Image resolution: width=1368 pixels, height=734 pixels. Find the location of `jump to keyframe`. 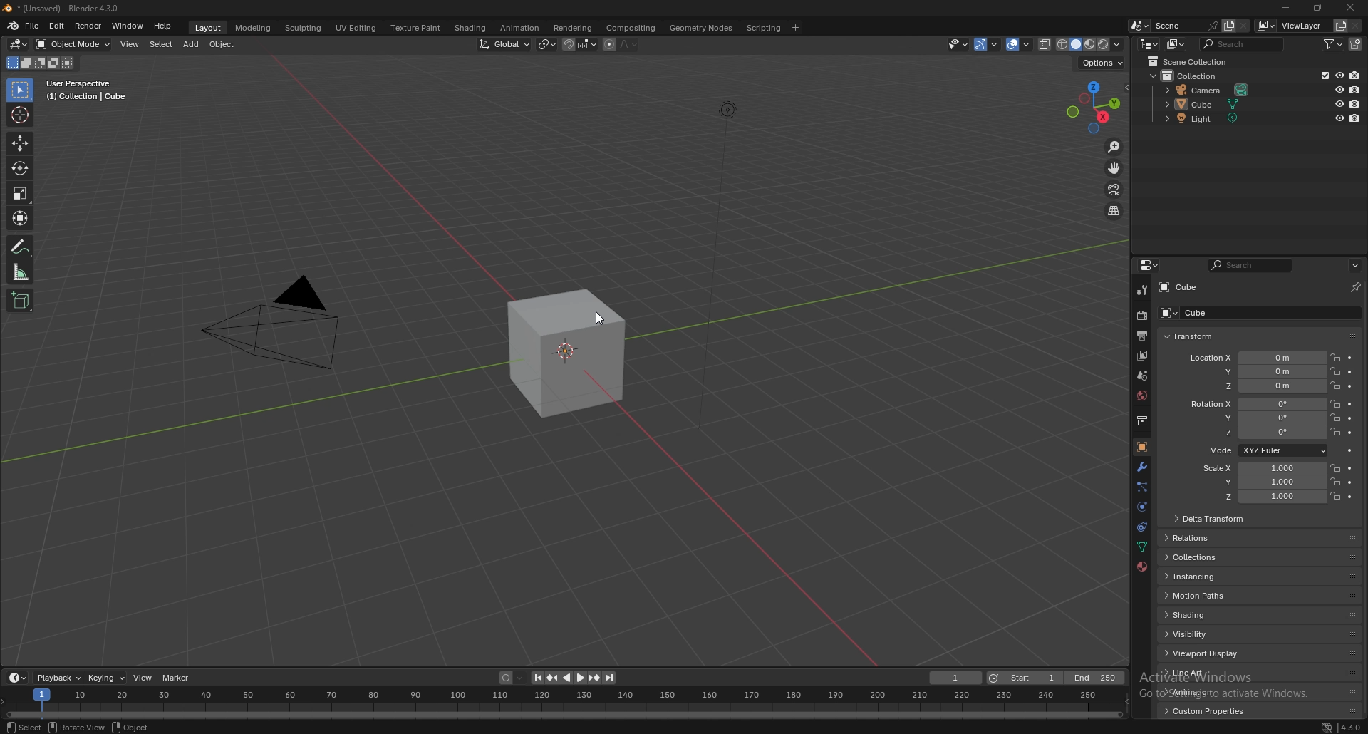

jump to keyframe is located at coordinates (553, 678).